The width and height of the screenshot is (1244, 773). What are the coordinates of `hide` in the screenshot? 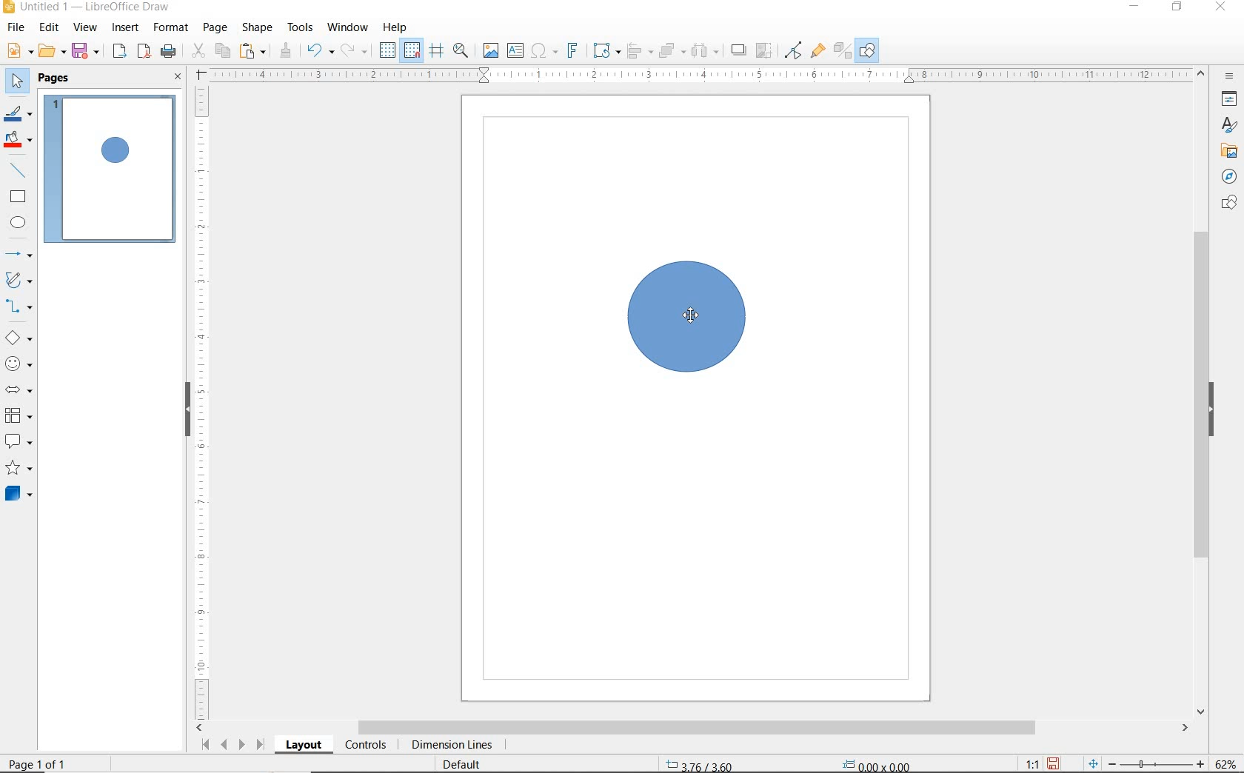 It's located at (179, 412).